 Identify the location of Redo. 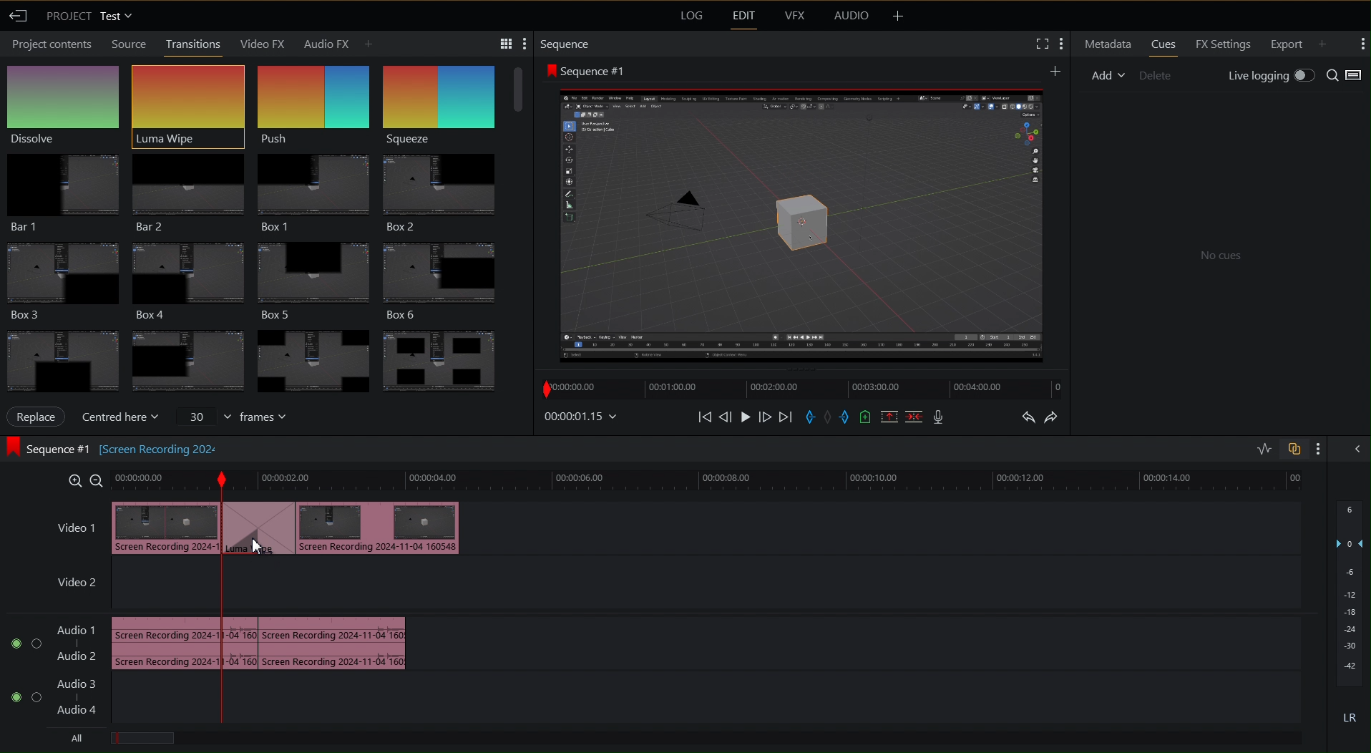
(1055, 416).